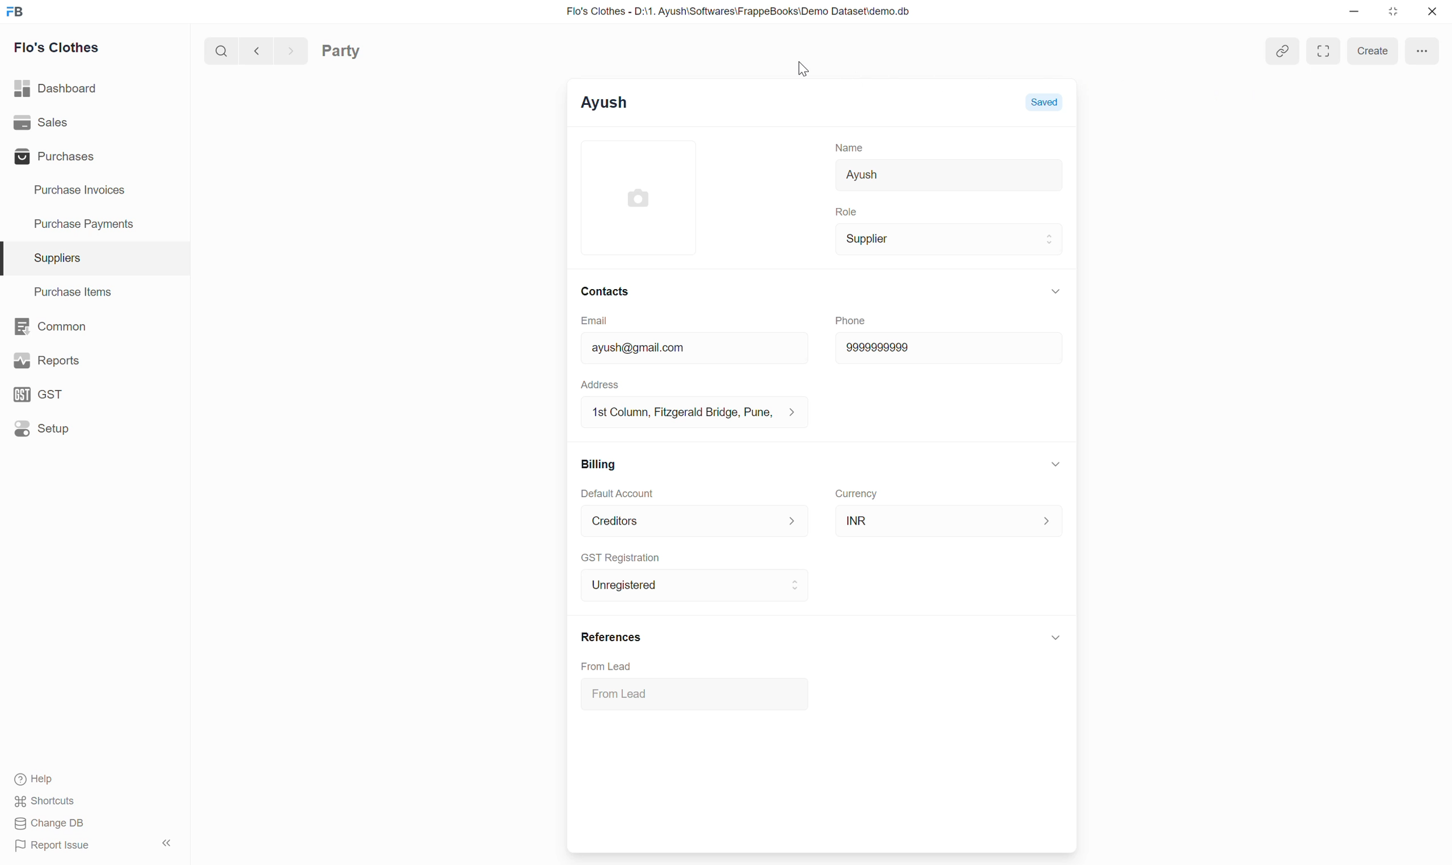  Describe the element at coordinates (846, 212) in the screenshot. I see `Role` at that location.